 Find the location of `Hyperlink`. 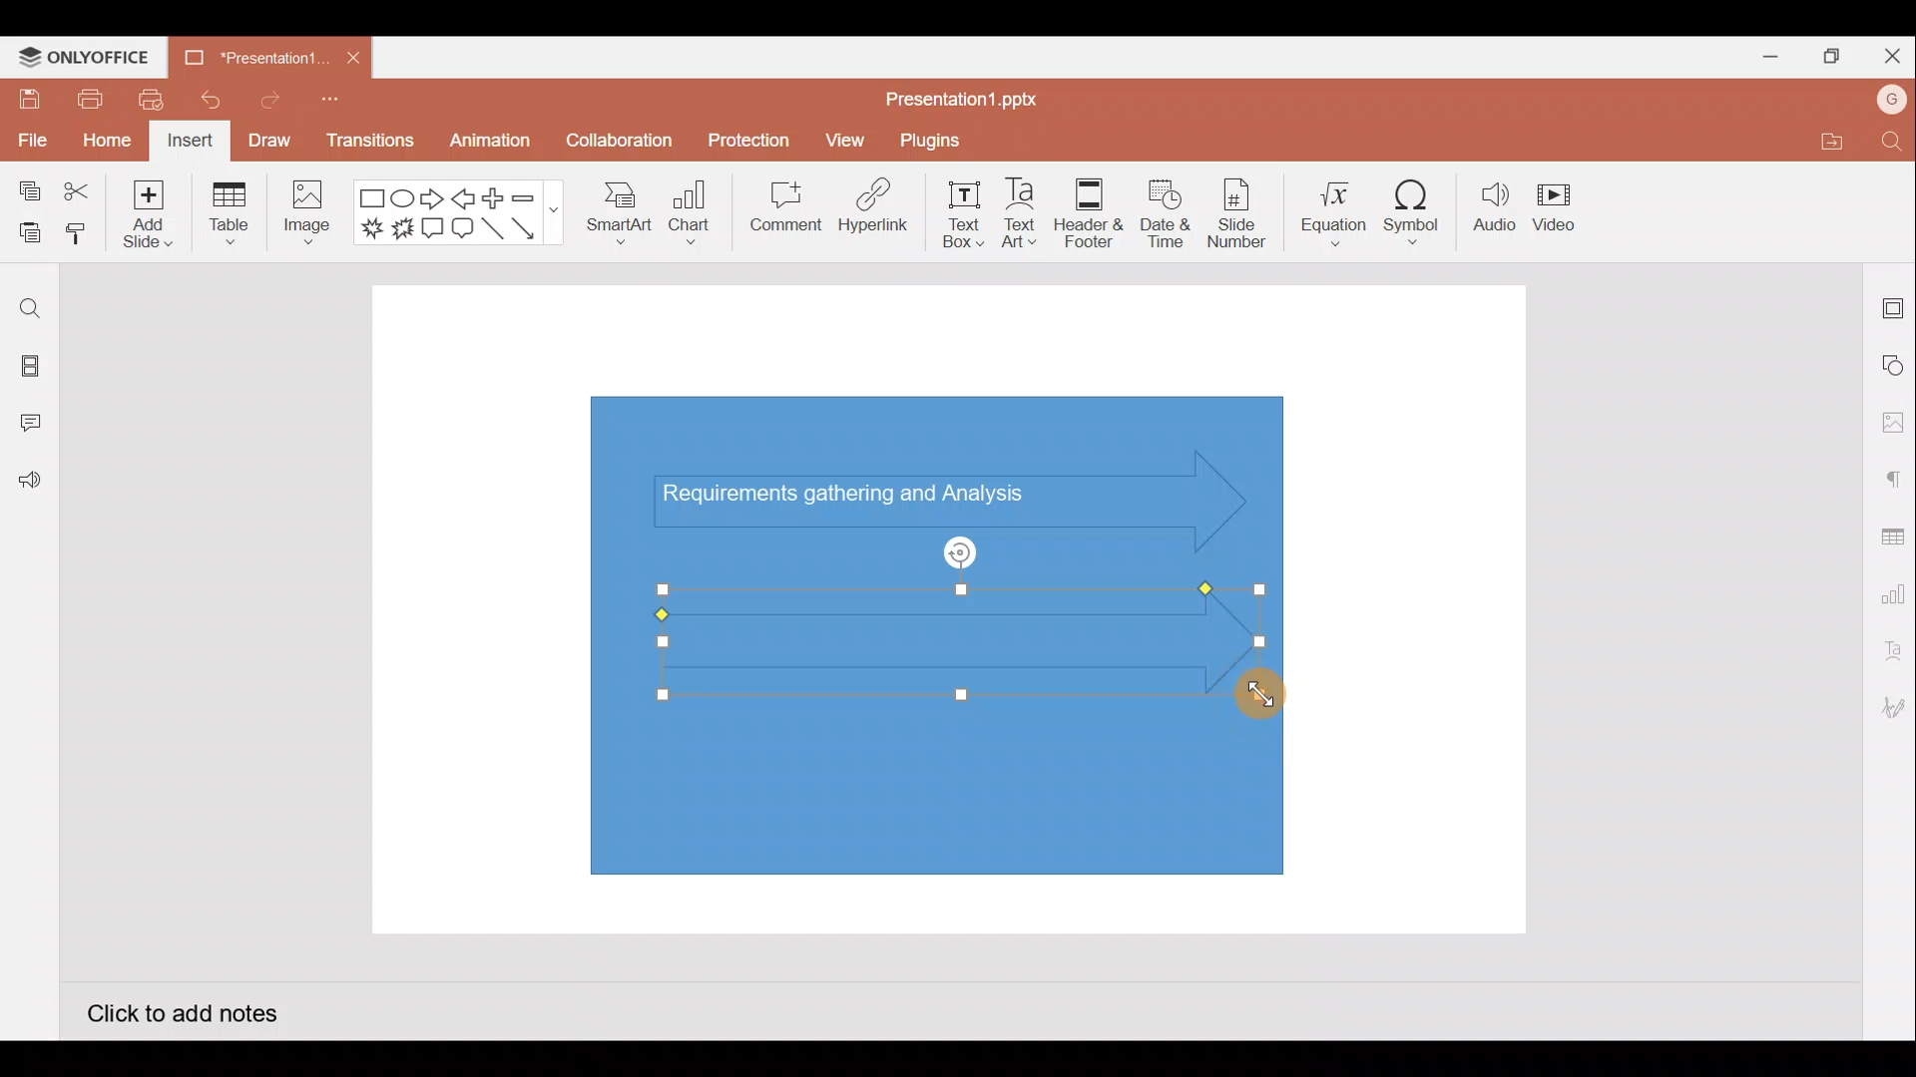

Hyperlink is located at coordinates (868, 208).